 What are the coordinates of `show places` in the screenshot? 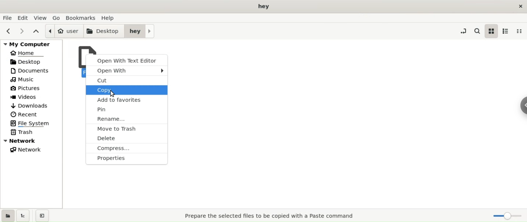 It's located at (7, 215).